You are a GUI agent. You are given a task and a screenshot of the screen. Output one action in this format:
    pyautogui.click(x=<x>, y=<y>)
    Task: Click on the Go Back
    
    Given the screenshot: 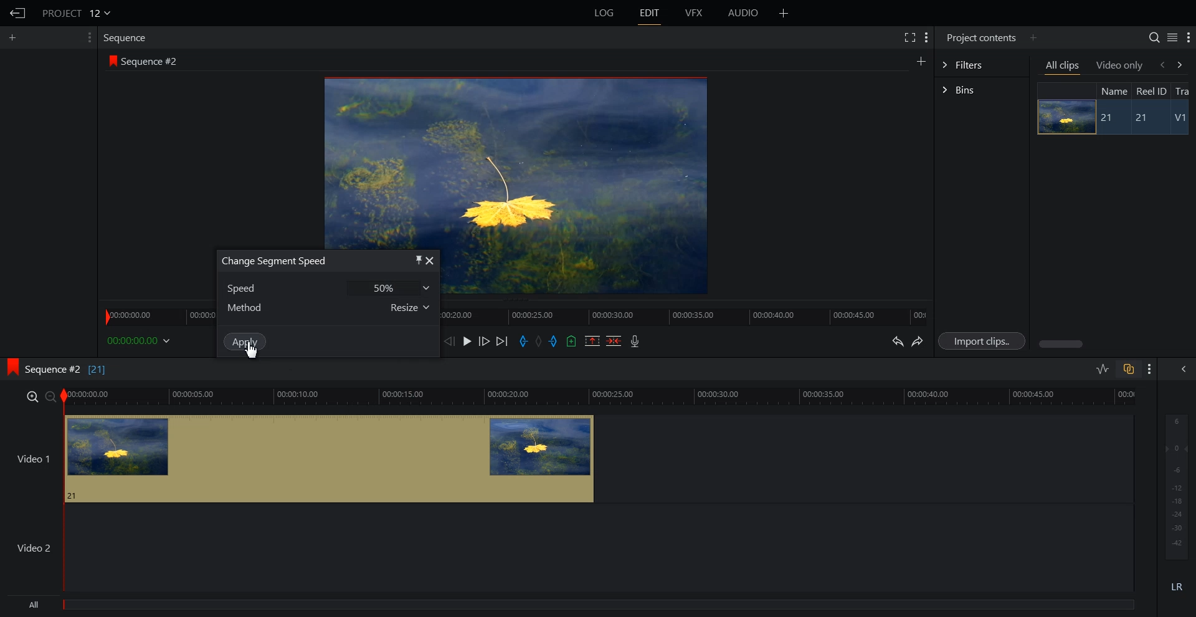 What is the action you would take?
    pyautogui.click(x=18, y=14)
    